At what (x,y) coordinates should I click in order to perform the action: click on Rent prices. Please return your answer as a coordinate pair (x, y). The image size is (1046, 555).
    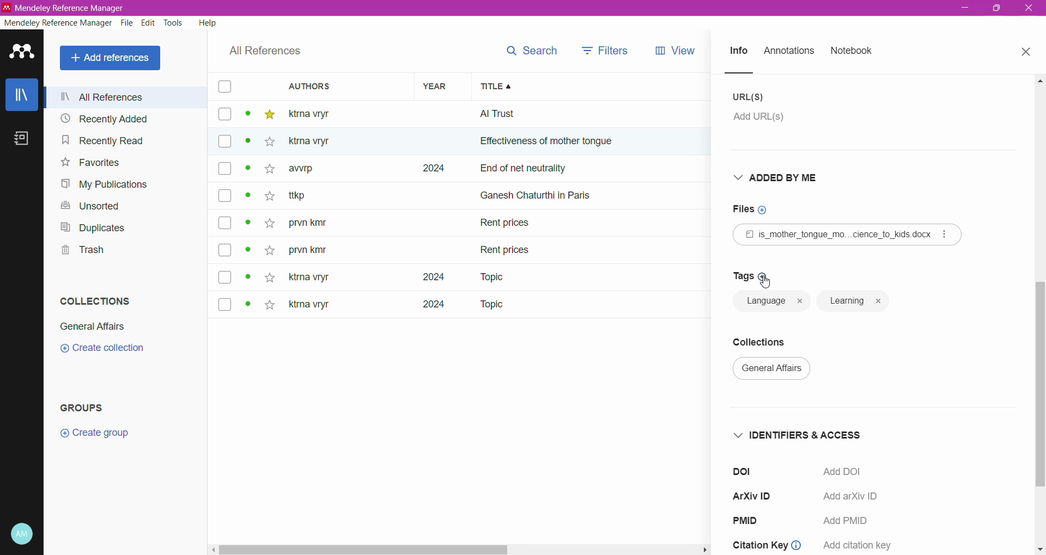
    Looking at the image, I should click on (507, 225).